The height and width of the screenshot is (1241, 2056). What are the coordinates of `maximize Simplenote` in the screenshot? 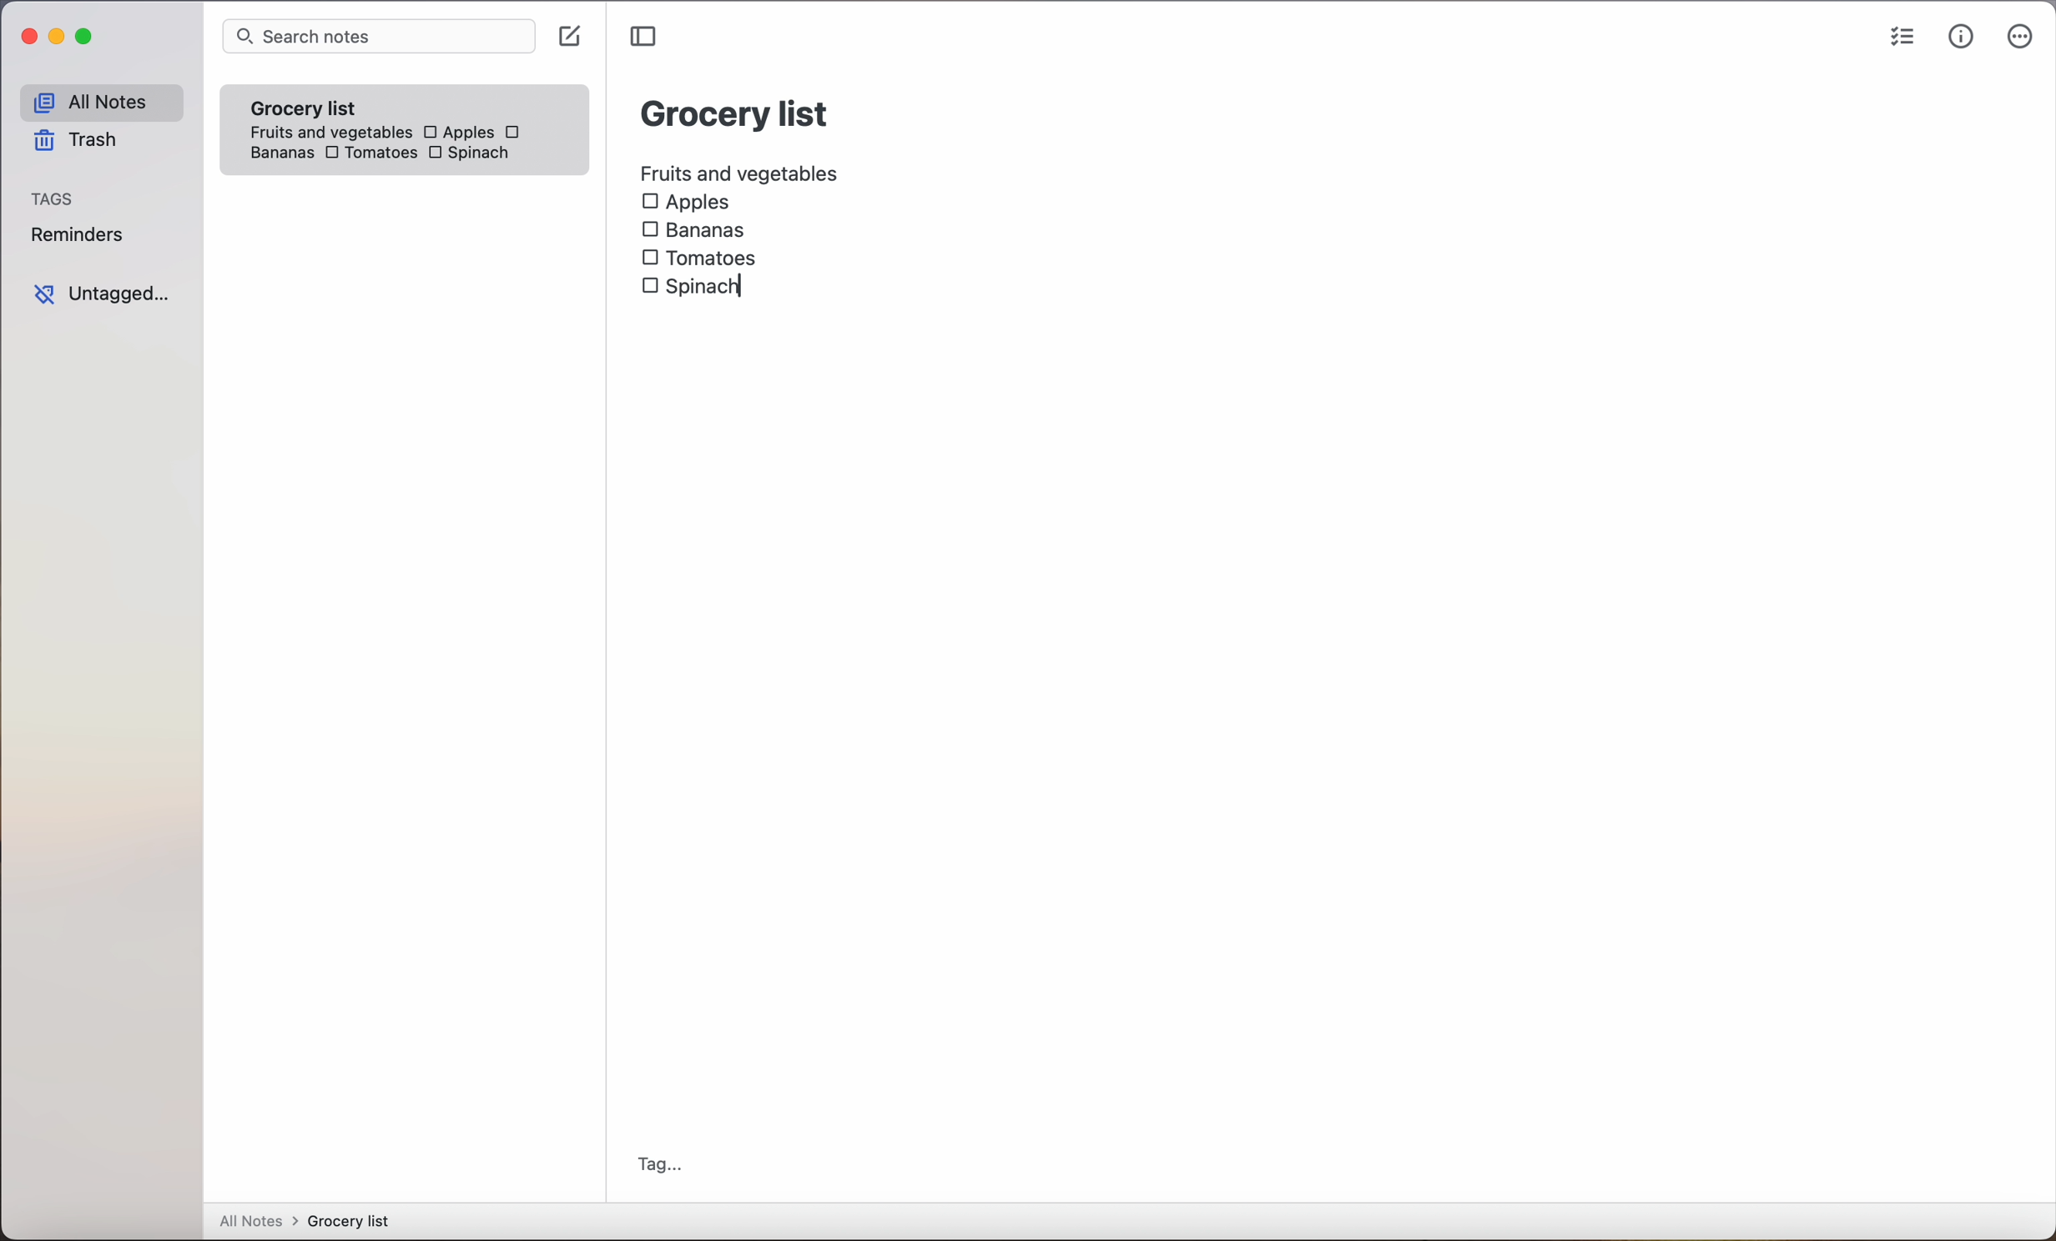 It's located at (88, 38).